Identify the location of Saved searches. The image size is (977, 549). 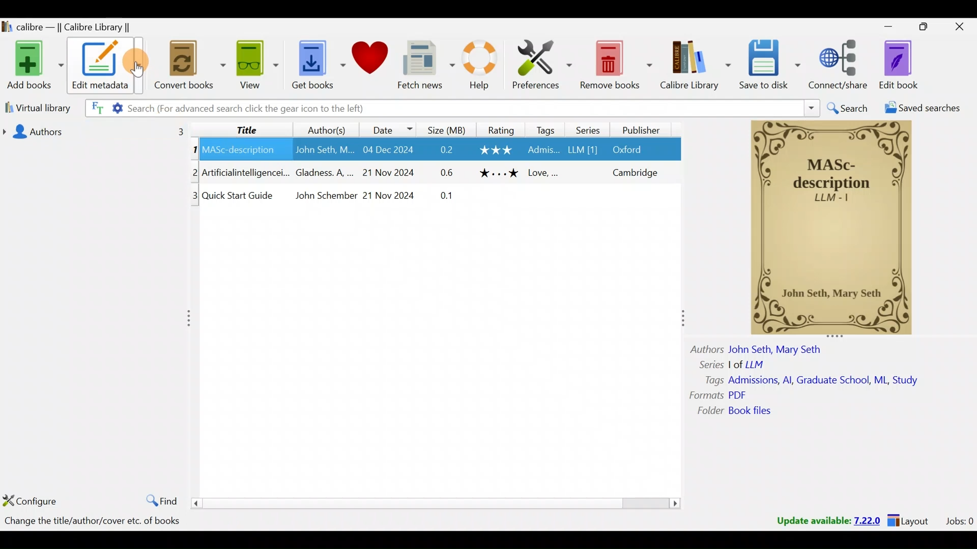
(917, 106).